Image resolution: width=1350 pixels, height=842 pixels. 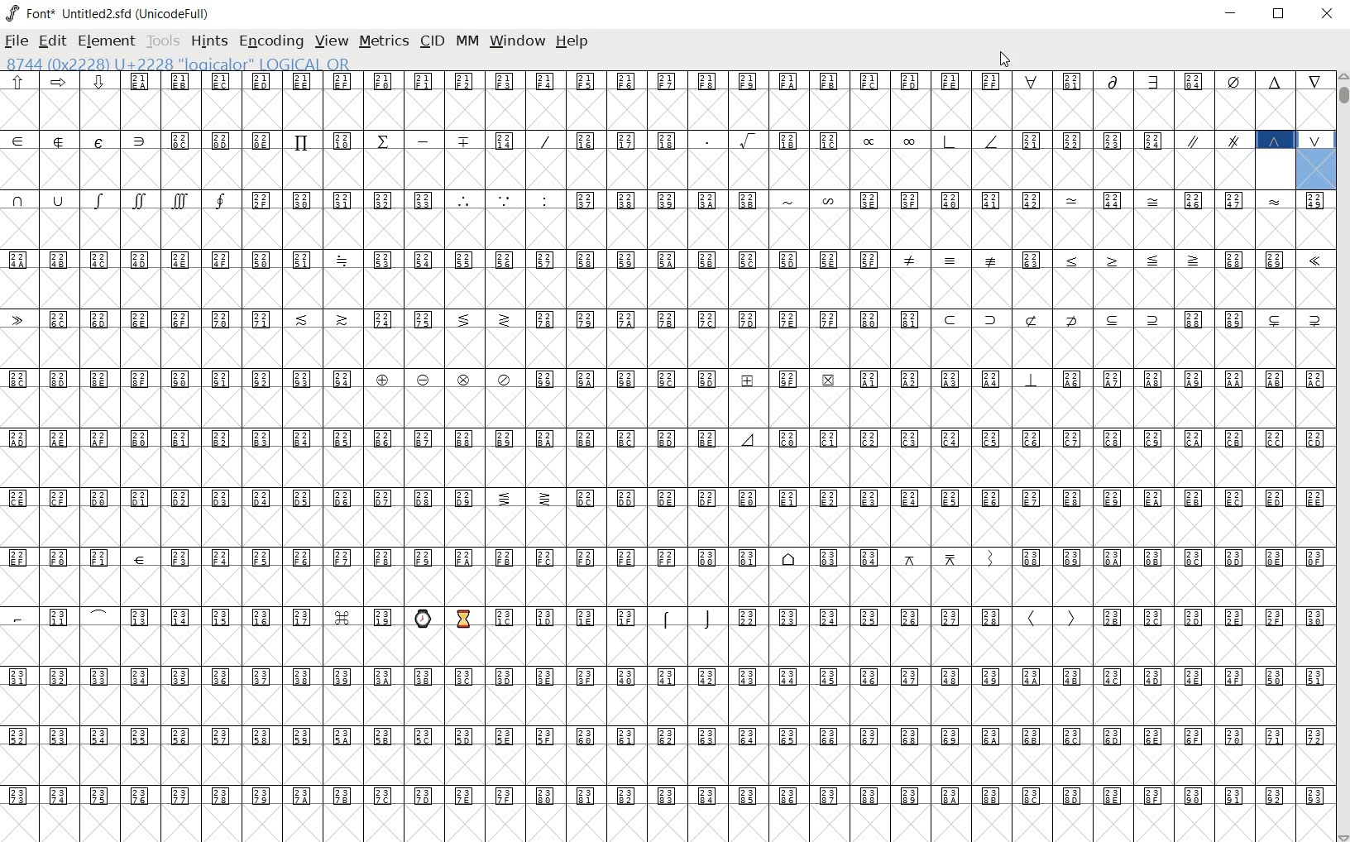 I want to click on restore, so click(x=1280, y=17).